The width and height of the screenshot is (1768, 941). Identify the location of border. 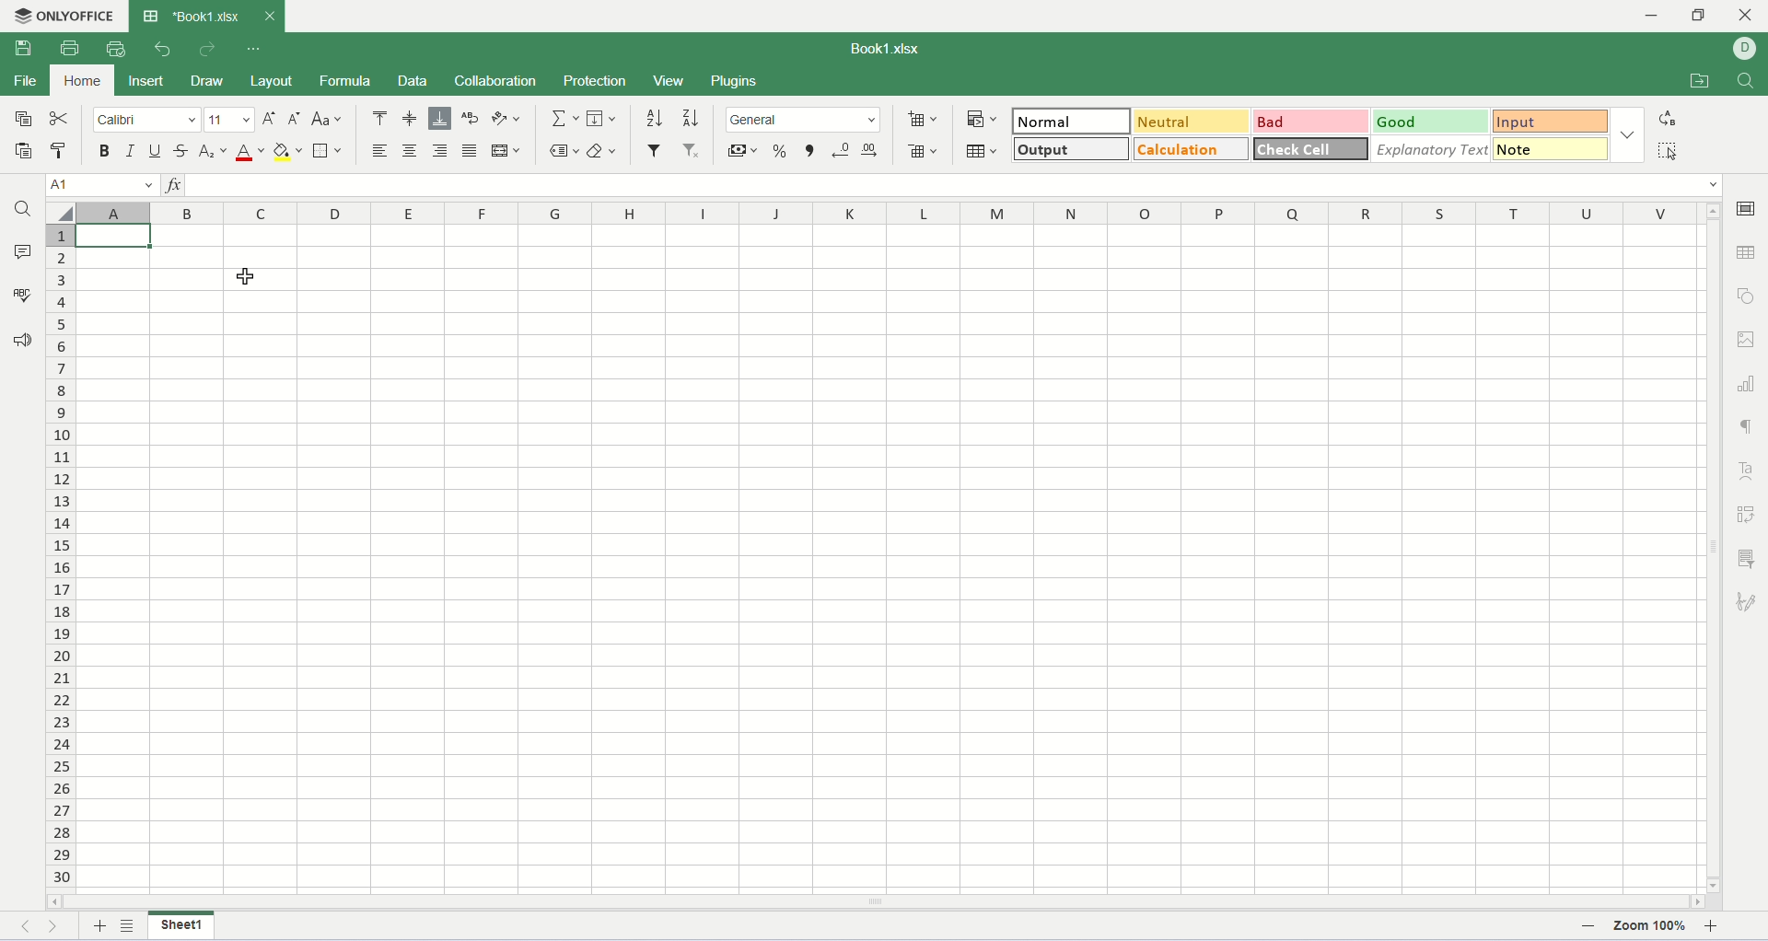
(328, 152).